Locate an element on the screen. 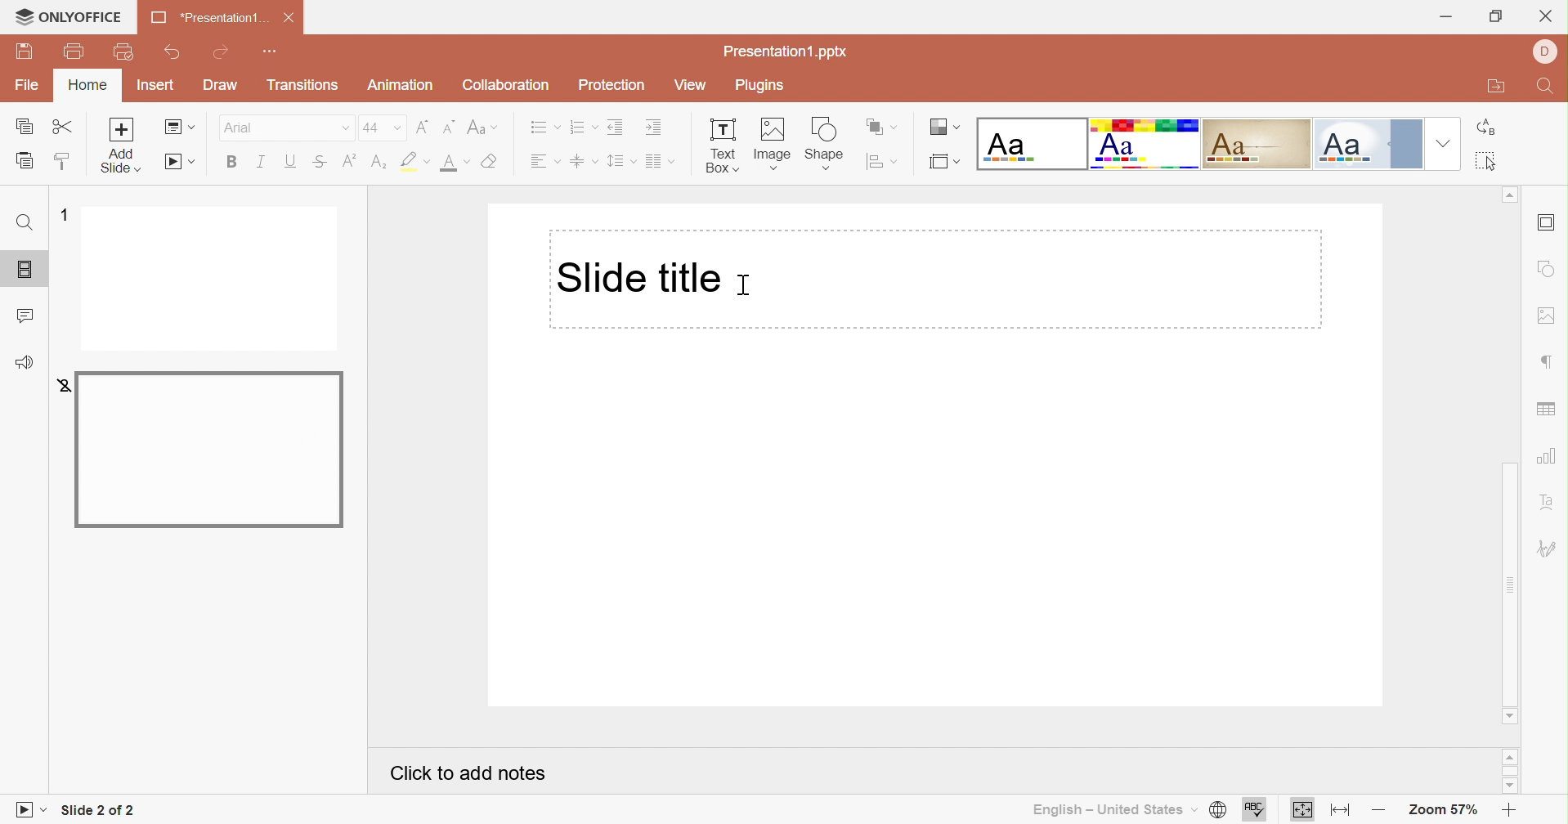 The image size is (1568, 824). Chart settings is located at coordinates (1548, 460).